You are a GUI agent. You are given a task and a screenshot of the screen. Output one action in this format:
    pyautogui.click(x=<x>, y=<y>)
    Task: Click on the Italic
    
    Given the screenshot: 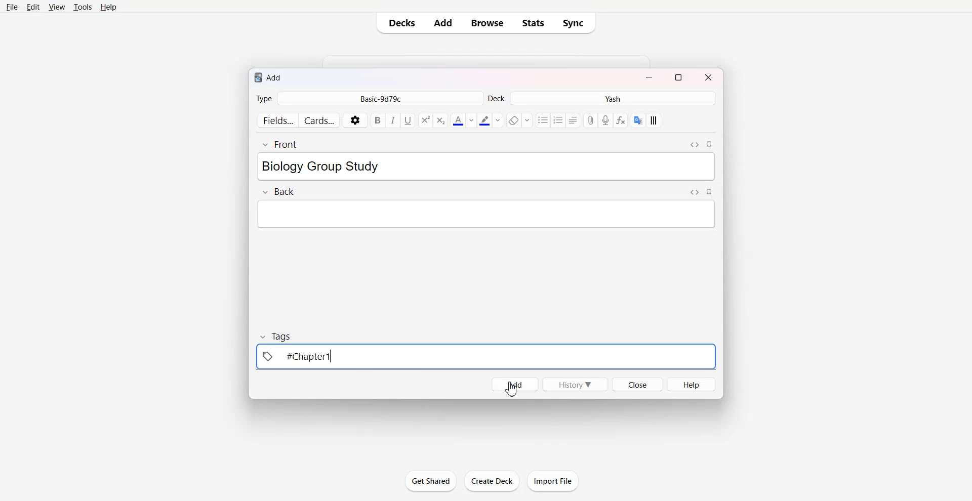 What is the action you would take?
    pyautogui.click(x=393, y=121)
    